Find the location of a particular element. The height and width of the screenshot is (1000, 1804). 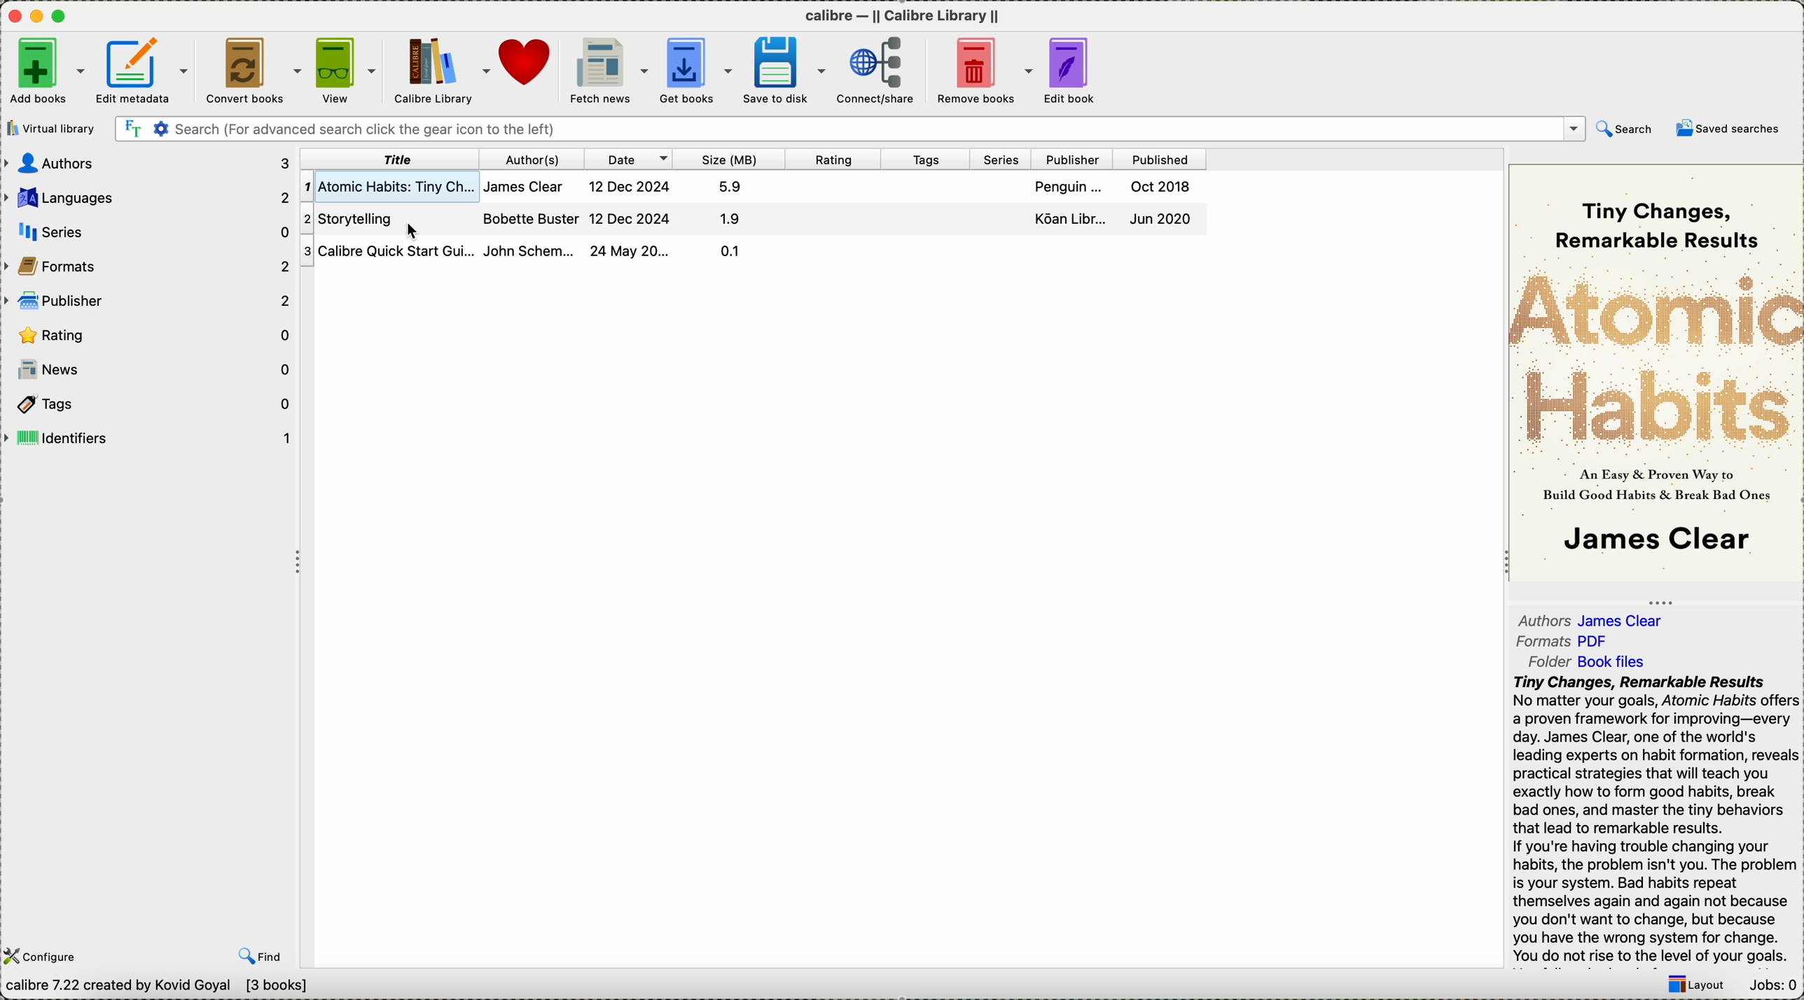

remove books is located at coordinates (985, 71).